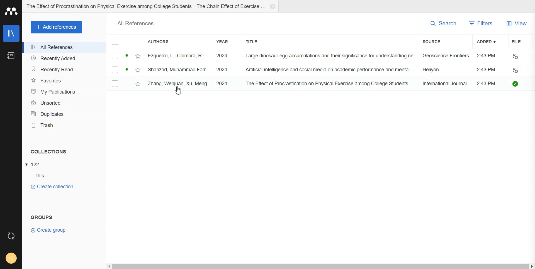 The height and width of the screenshot is (269, 535). Describe the element at coordinates (332, 56) in the screenshot. I see `Large dinosaur egg accumulations and their significance for understanding ne.` at that location.